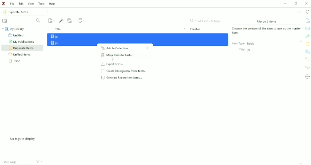  Describe the element at coordinates (40, 162) in the screenshot. I see `Actions` at that location.